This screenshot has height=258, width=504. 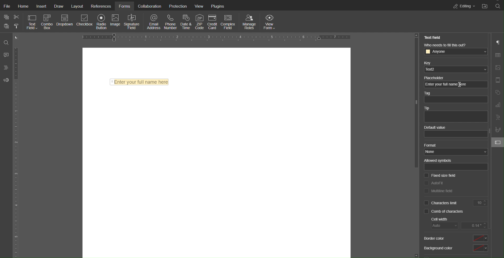 I want to click on Who needs to fill this out?, so click(x=454, y=50).